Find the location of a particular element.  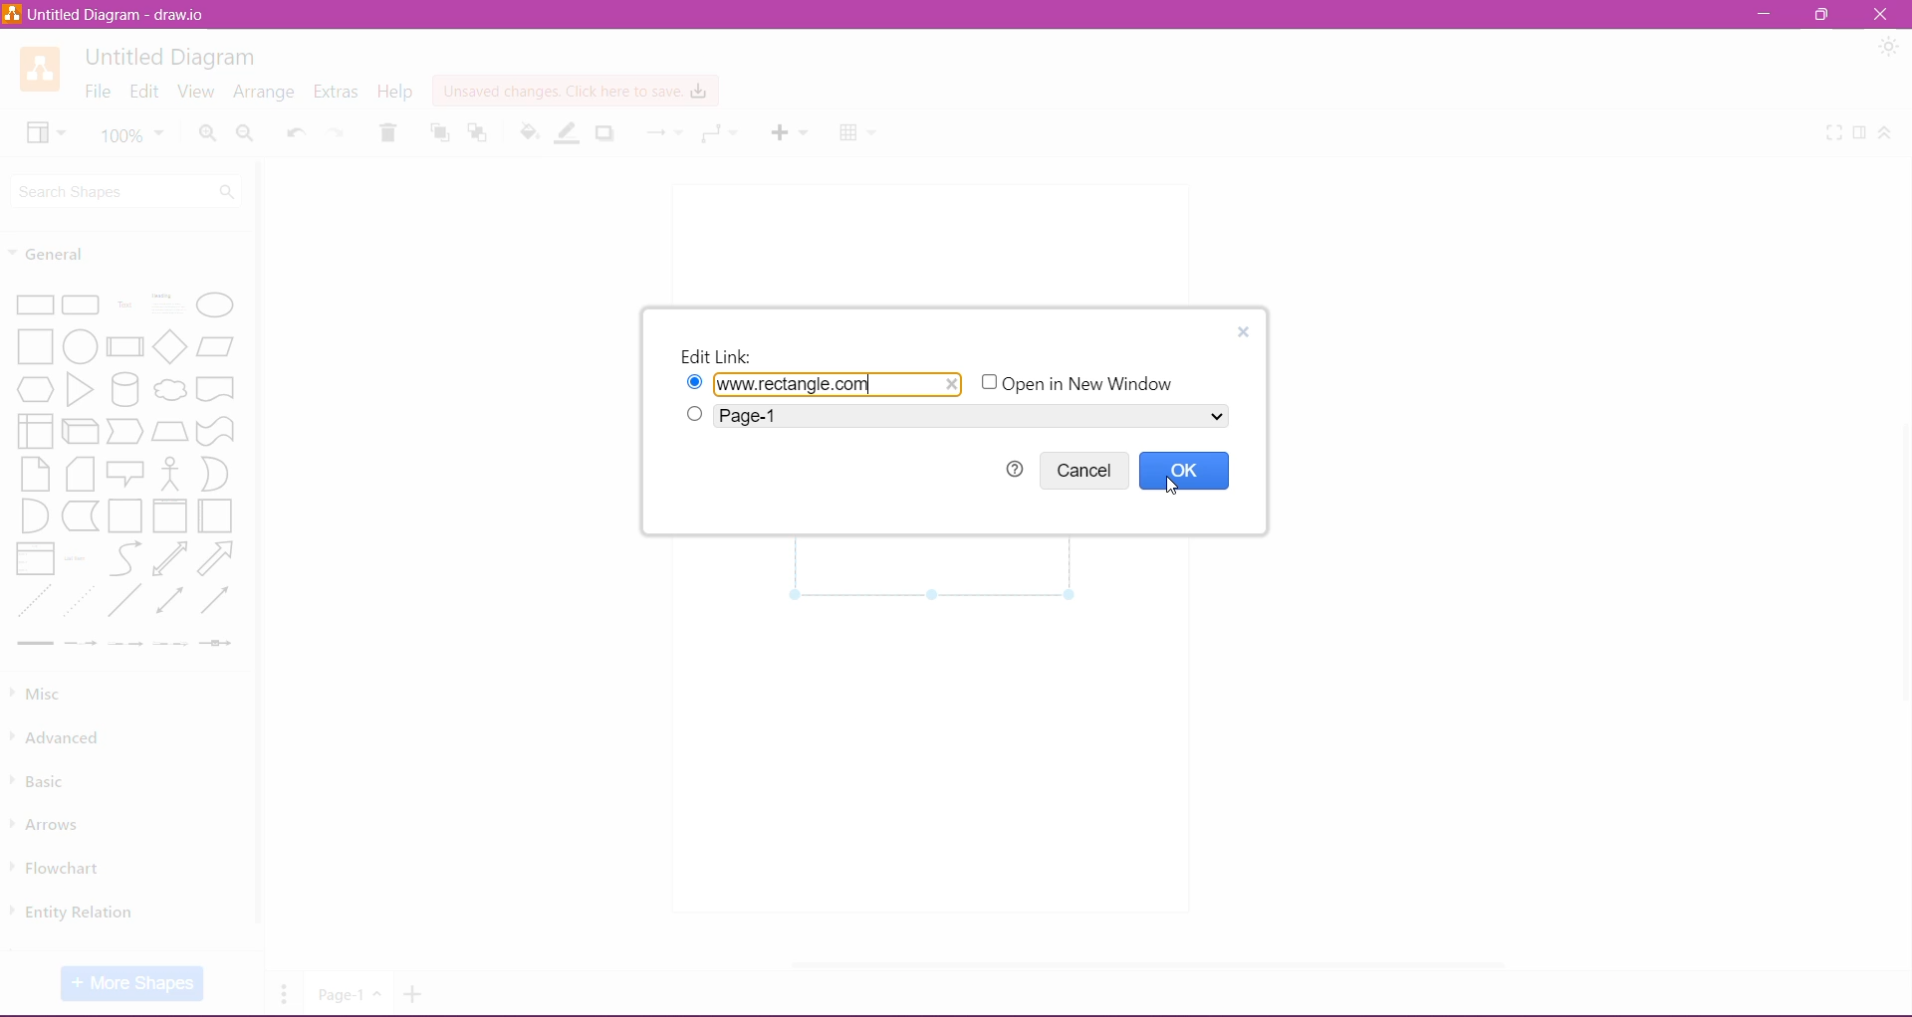

help is located at coordinates (1013, 469).